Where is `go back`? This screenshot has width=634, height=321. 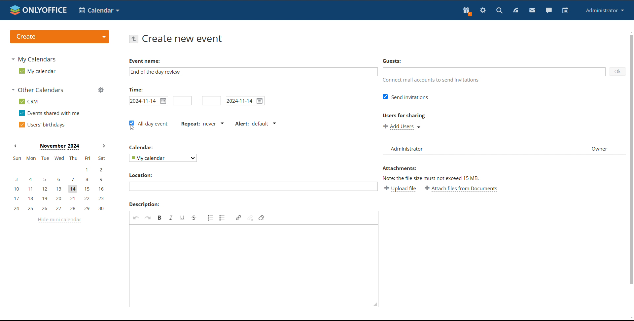 go back is located at coordinates (133, 38).